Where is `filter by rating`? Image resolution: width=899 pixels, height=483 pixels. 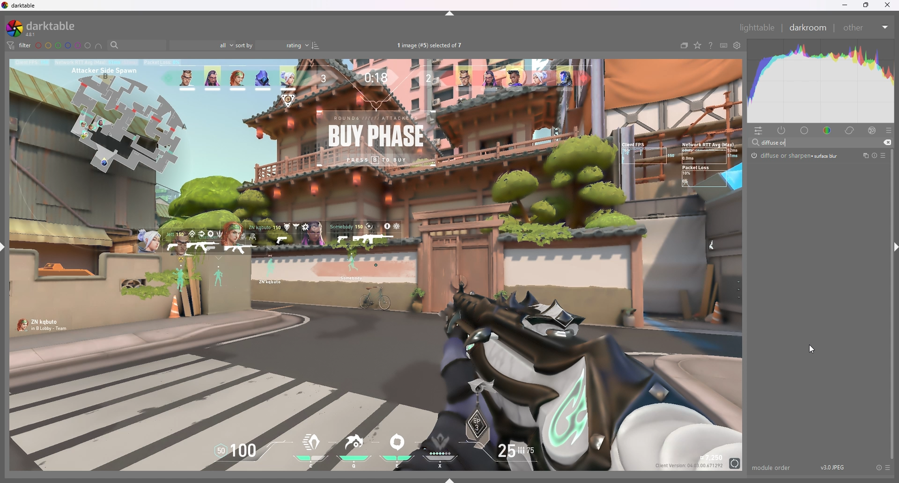
filter by rating is located at coordinates (201, 46).